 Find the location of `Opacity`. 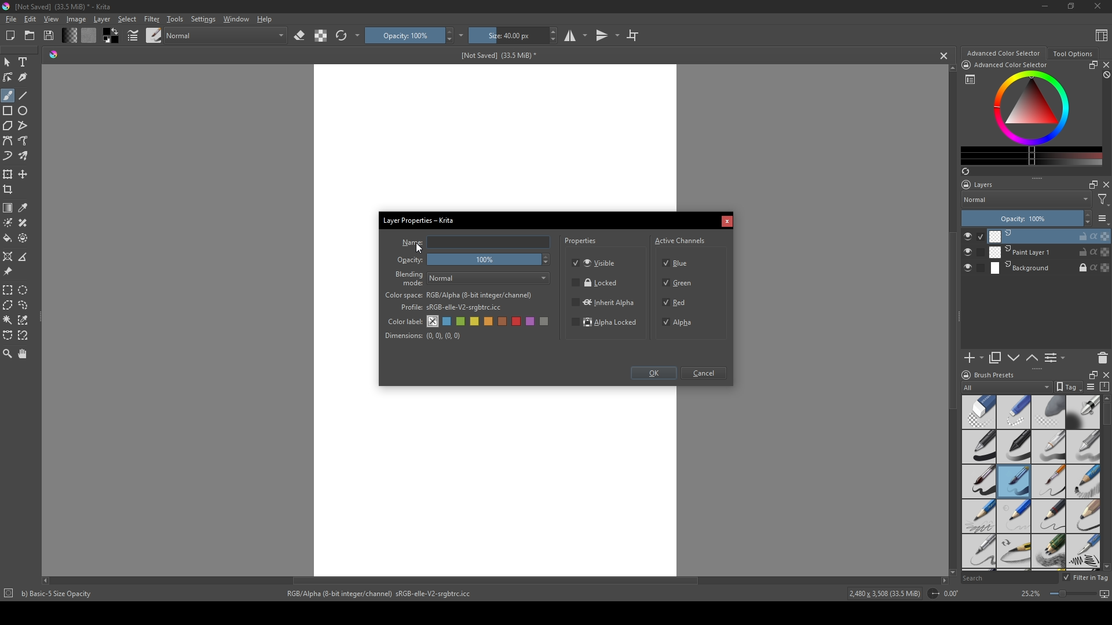

Opacity is located at coordinates (411, 260).